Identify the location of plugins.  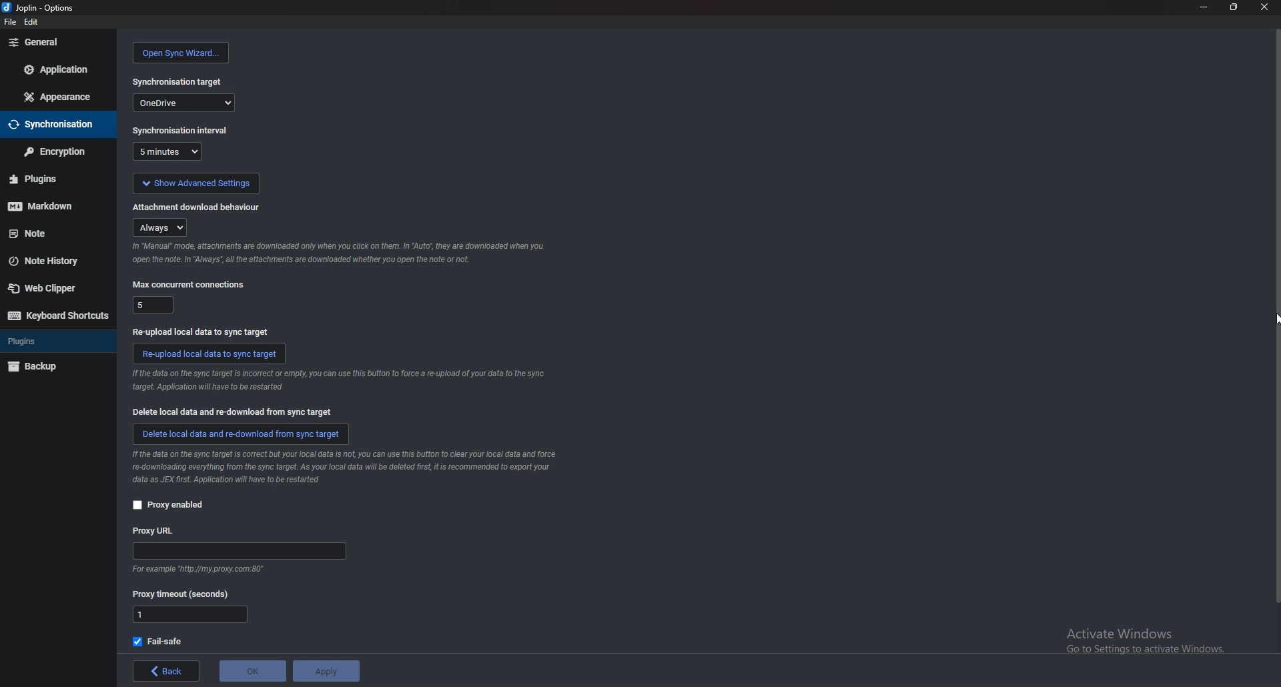
(47, 179).